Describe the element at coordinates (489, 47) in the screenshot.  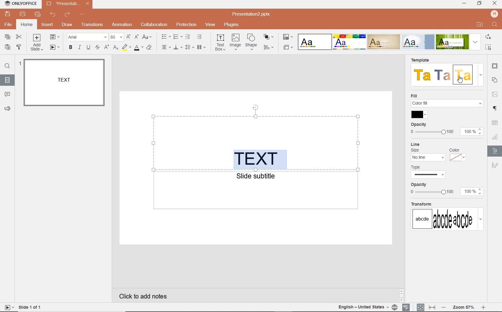
I see `select` at that location.